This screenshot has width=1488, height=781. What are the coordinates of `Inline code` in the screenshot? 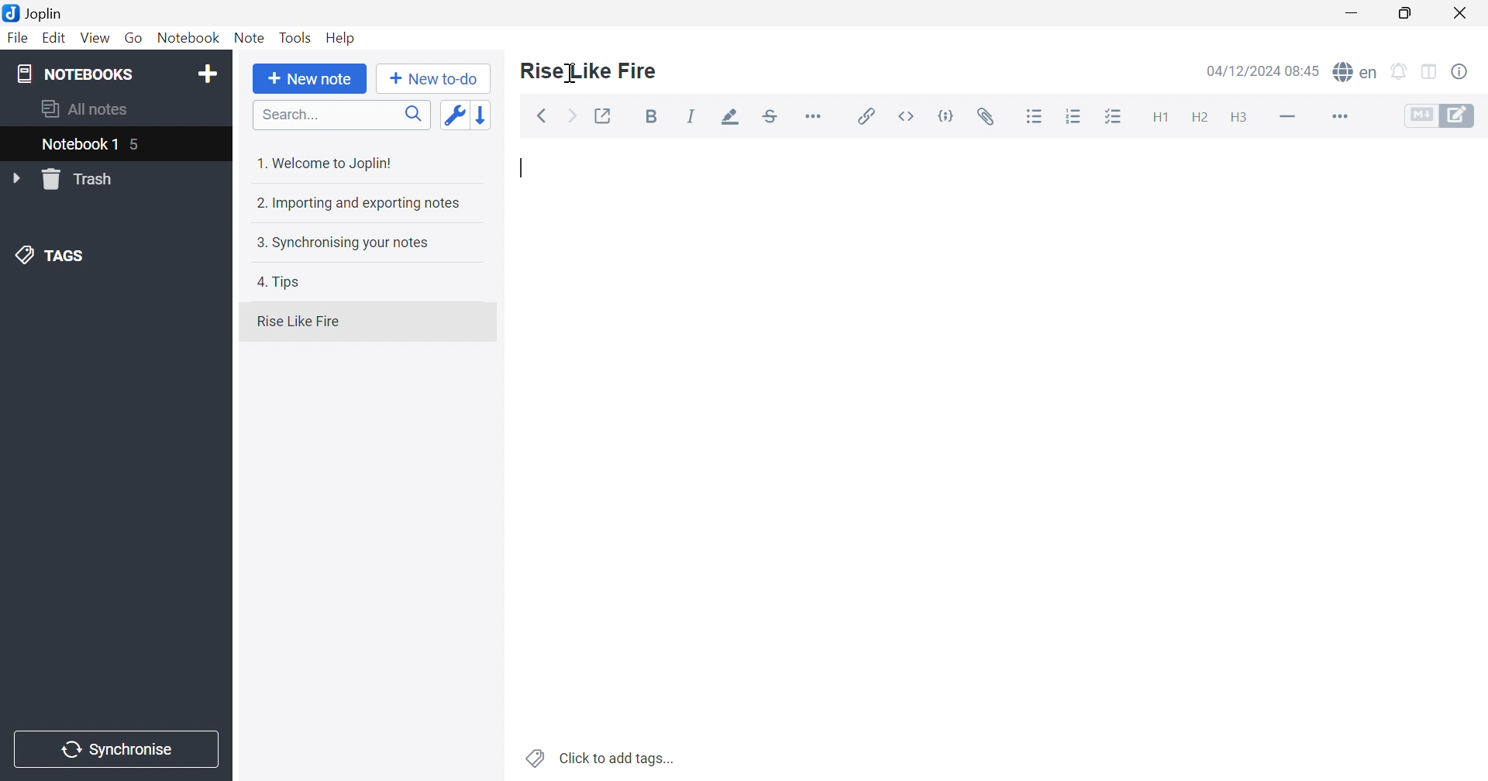 It's located at (908, 116).